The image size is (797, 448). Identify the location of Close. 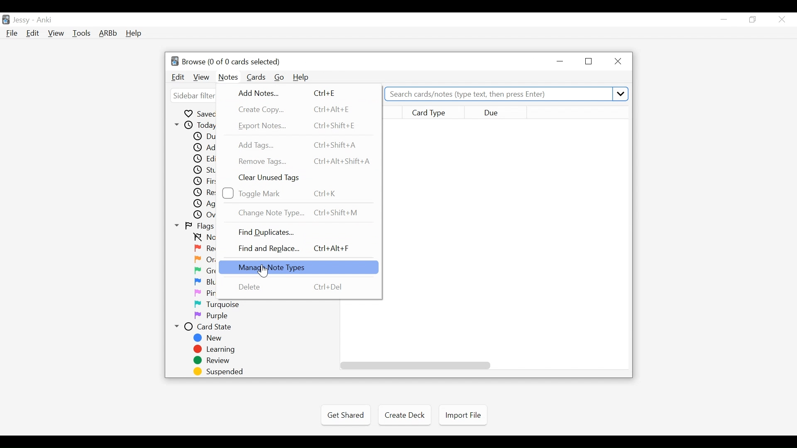
(782, 19).